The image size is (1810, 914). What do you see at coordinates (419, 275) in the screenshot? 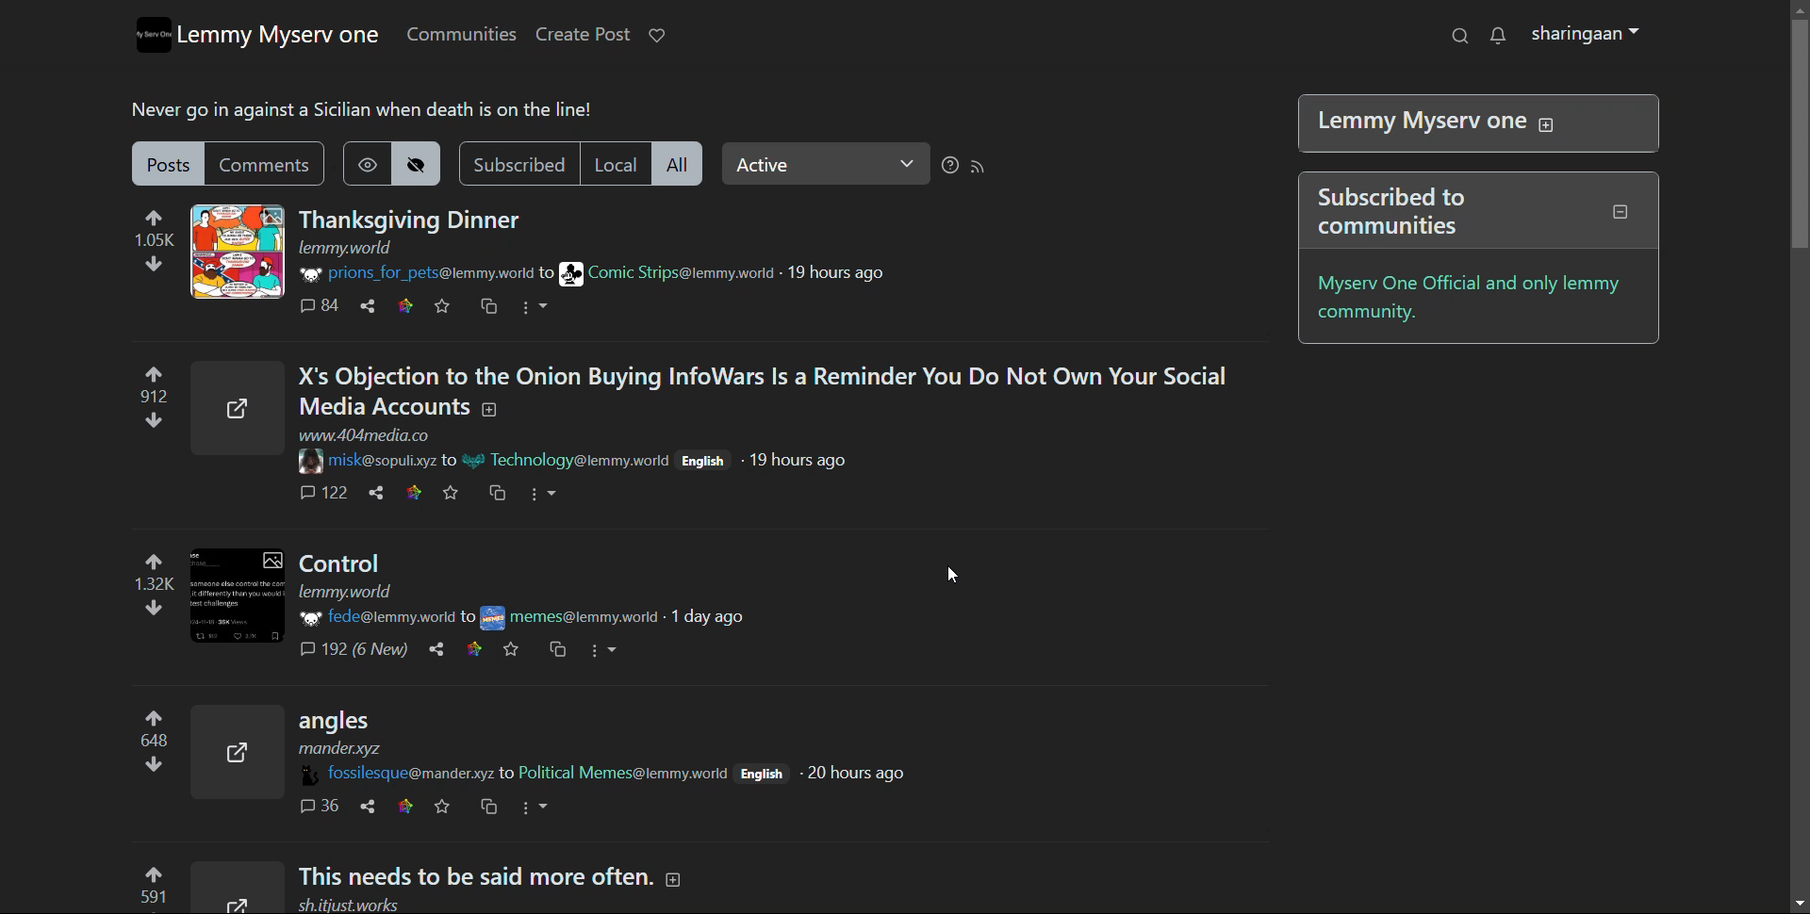
I see `username` at bounding box center [419, 275].